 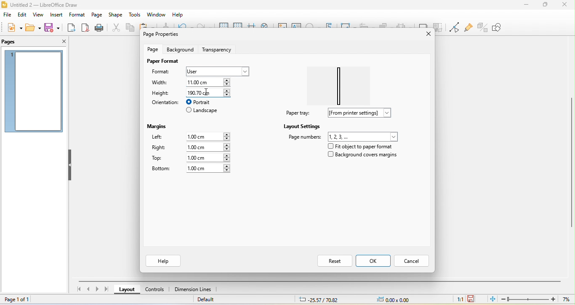 What do you see at coordinates (161, 93) in the screenshot?
I see `height` at bounding box center [161, 93].